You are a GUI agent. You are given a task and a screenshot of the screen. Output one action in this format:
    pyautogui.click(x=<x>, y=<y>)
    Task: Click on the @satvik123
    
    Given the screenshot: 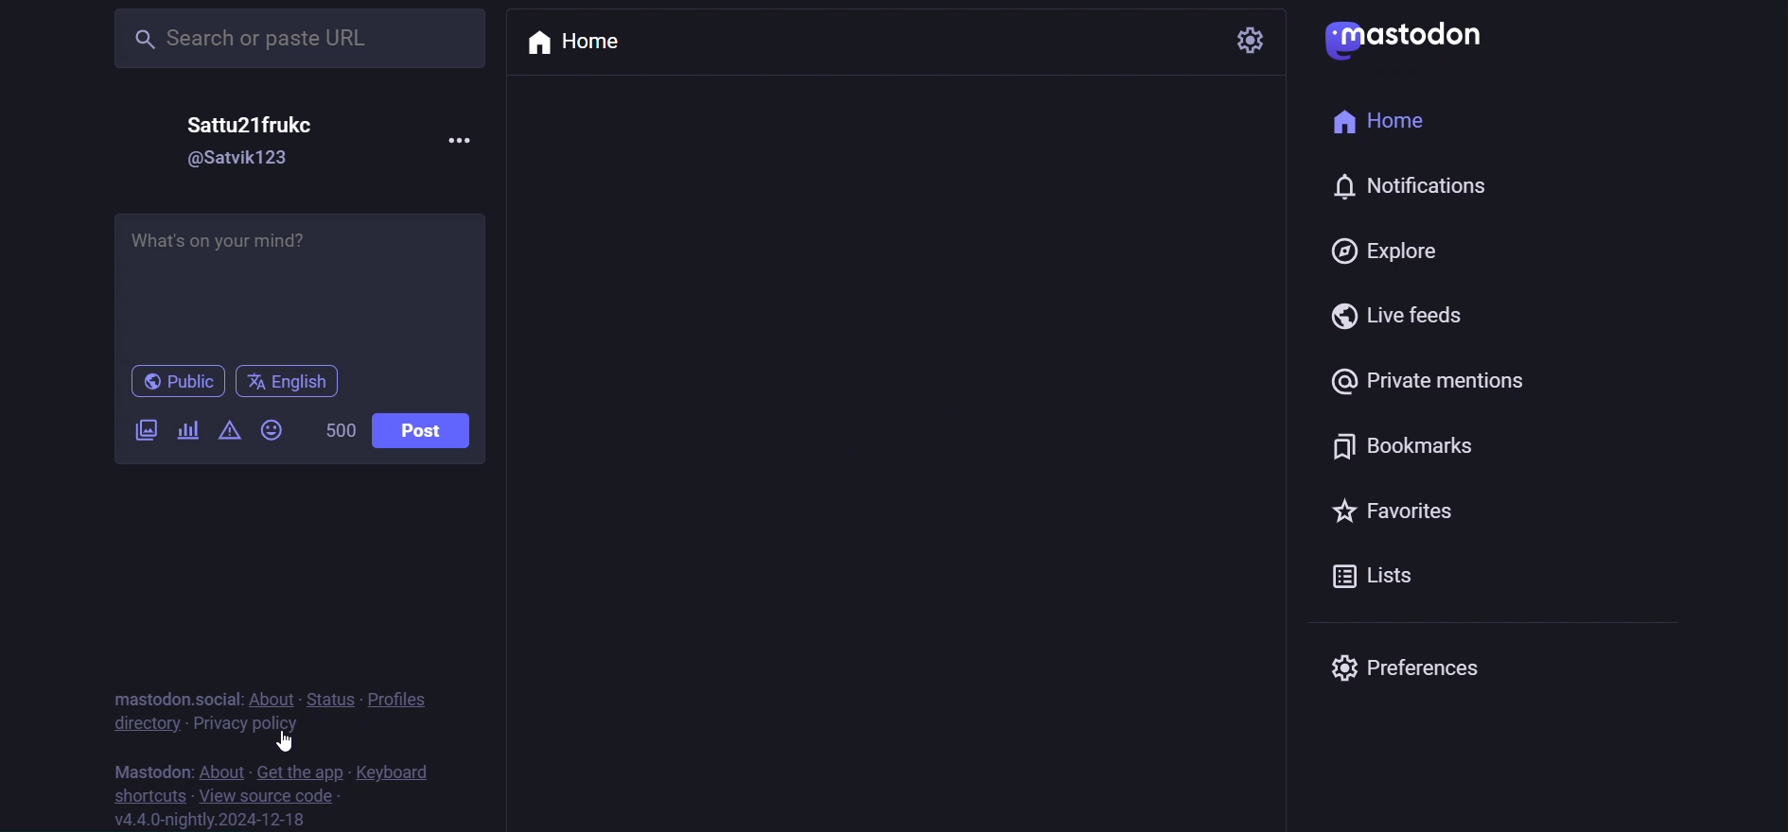 What is the action you would take?
    pyautogui.click(x=234, y=158)
    